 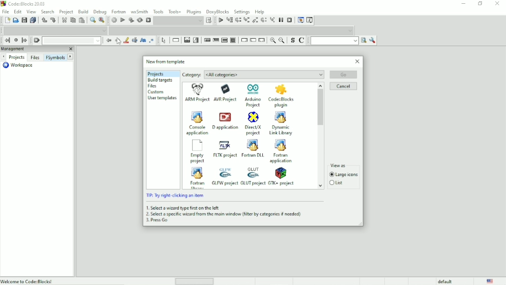 What do you see at coordinates (83, 12) in the screenshot?
I see `Build` at bounding box center [83, 12].